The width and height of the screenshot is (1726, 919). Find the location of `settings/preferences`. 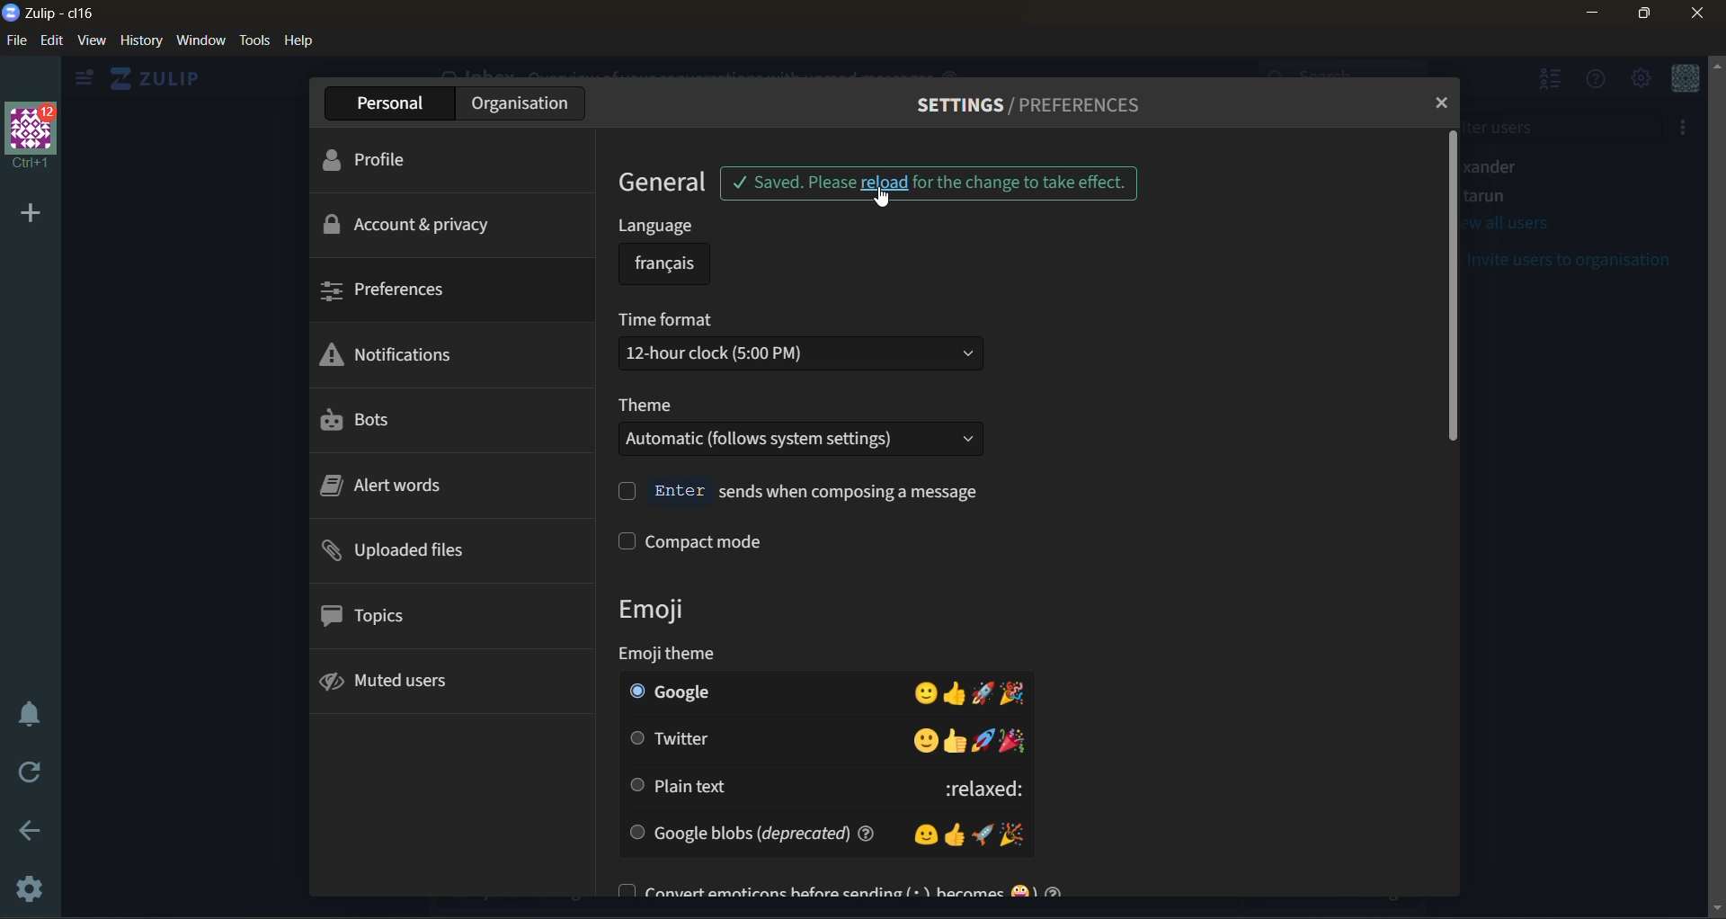

settings/preferences is located at coordinates (1042, 106).